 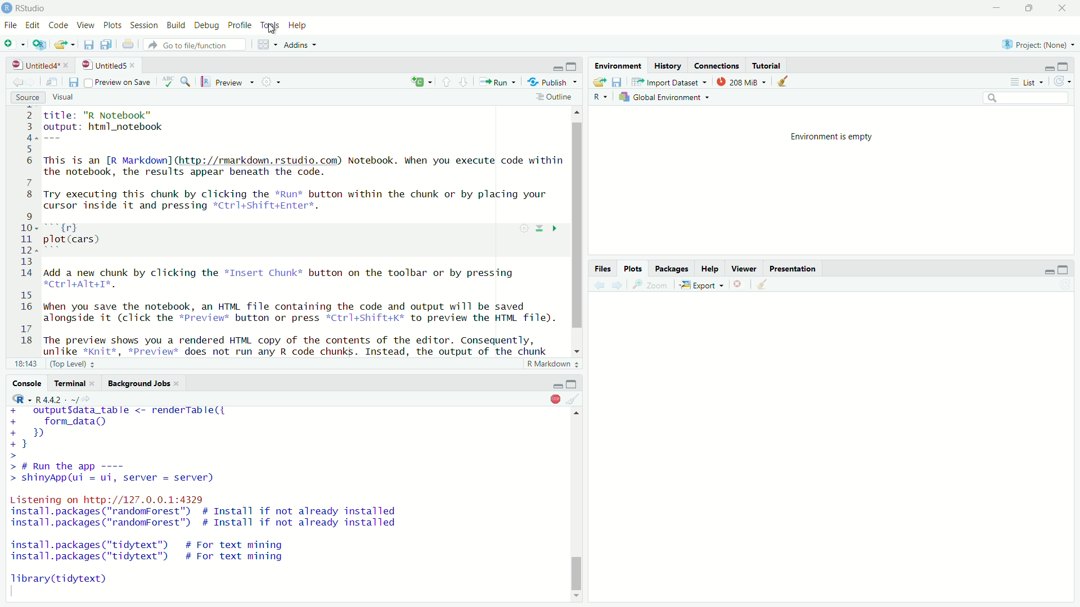 I want to click on Session, so click(x=145, y=26).